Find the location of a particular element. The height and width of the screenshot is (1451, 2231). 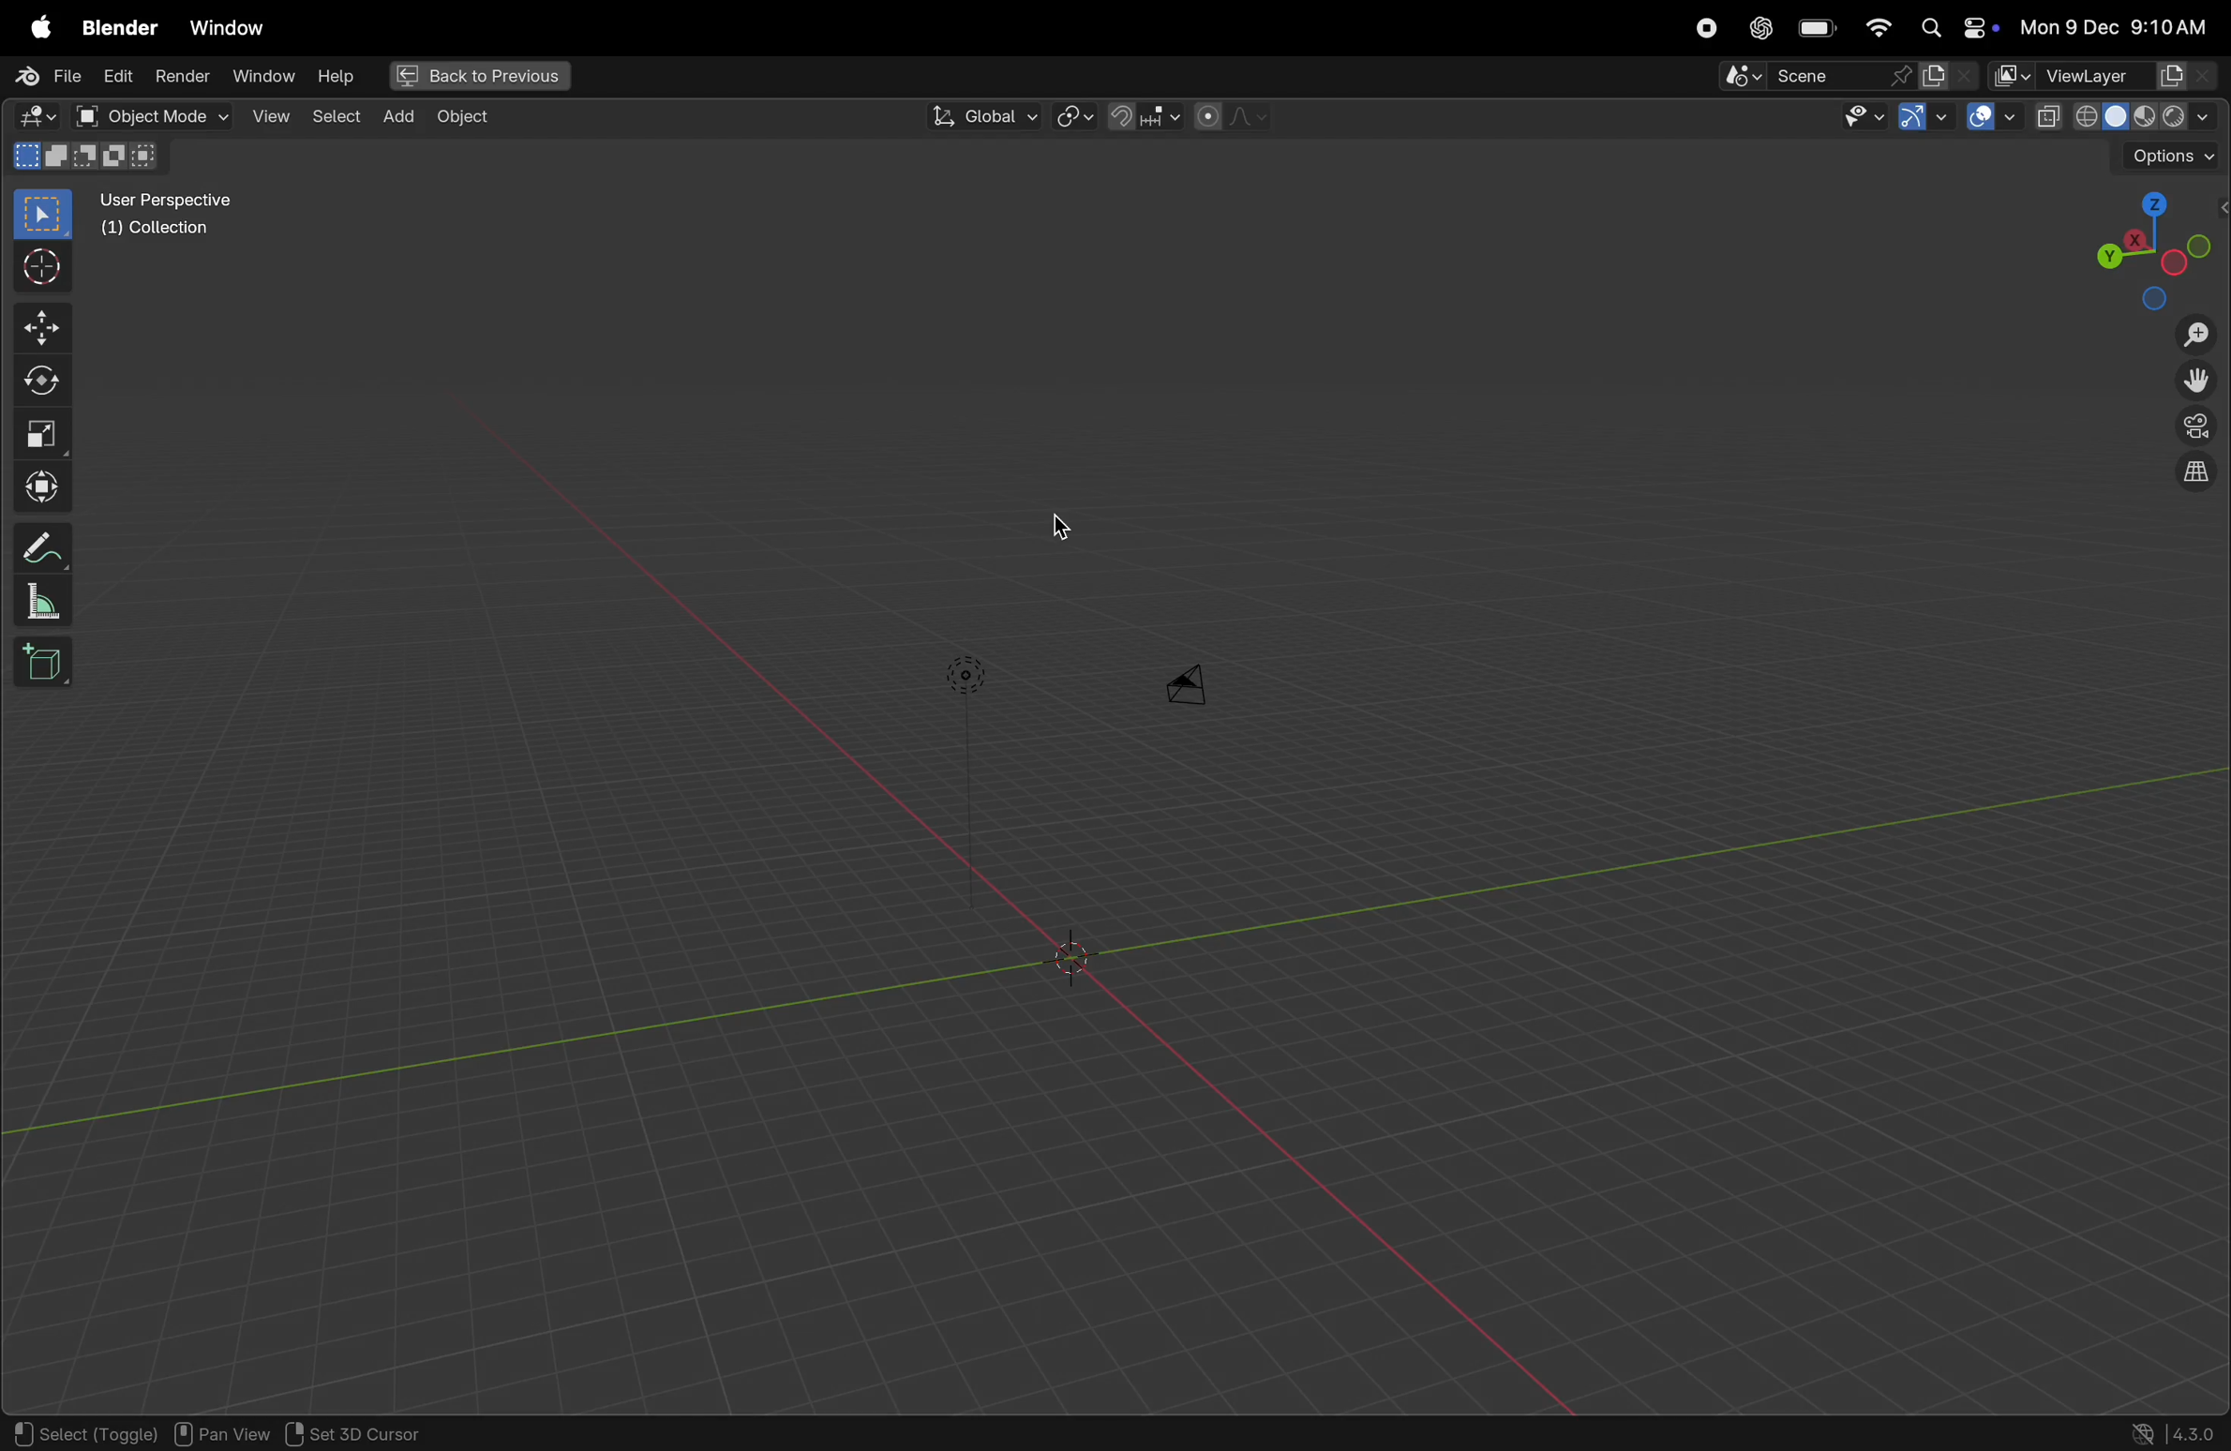

view point is located at coordinates (2149, 246).